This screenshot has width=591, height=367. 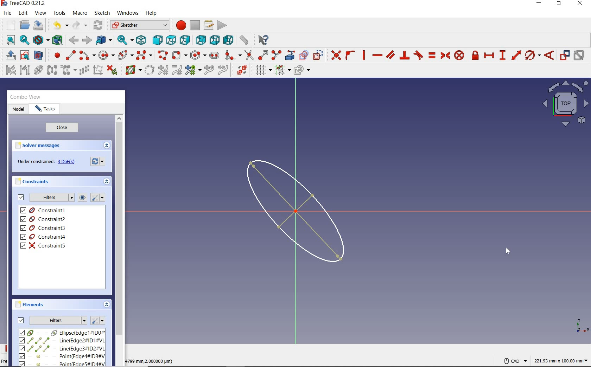 I want to click on shape, so click(x=306, y=214).